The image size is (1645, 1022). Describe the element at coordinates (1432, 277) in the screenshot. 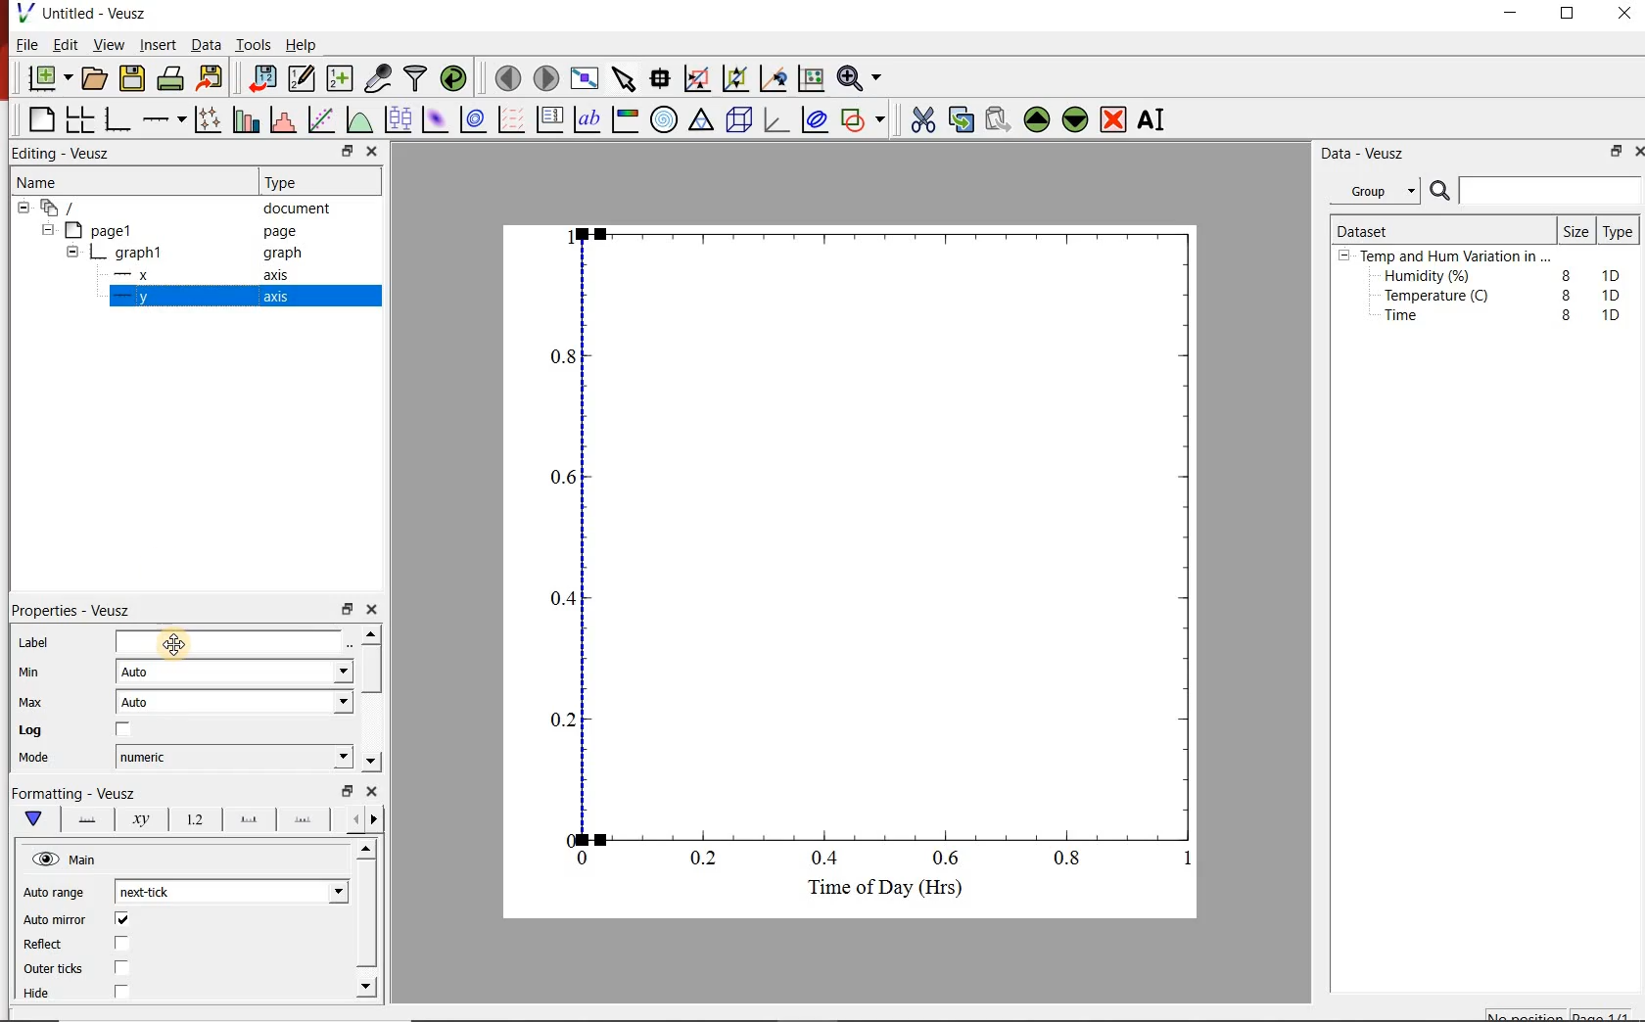

I see `Humidity (%)` at that location.